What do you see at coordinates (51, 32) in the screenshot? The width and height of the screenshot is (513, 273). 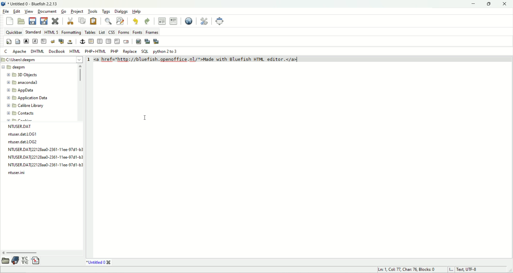 I see `HTML 5` at bounding box center [51, 32].